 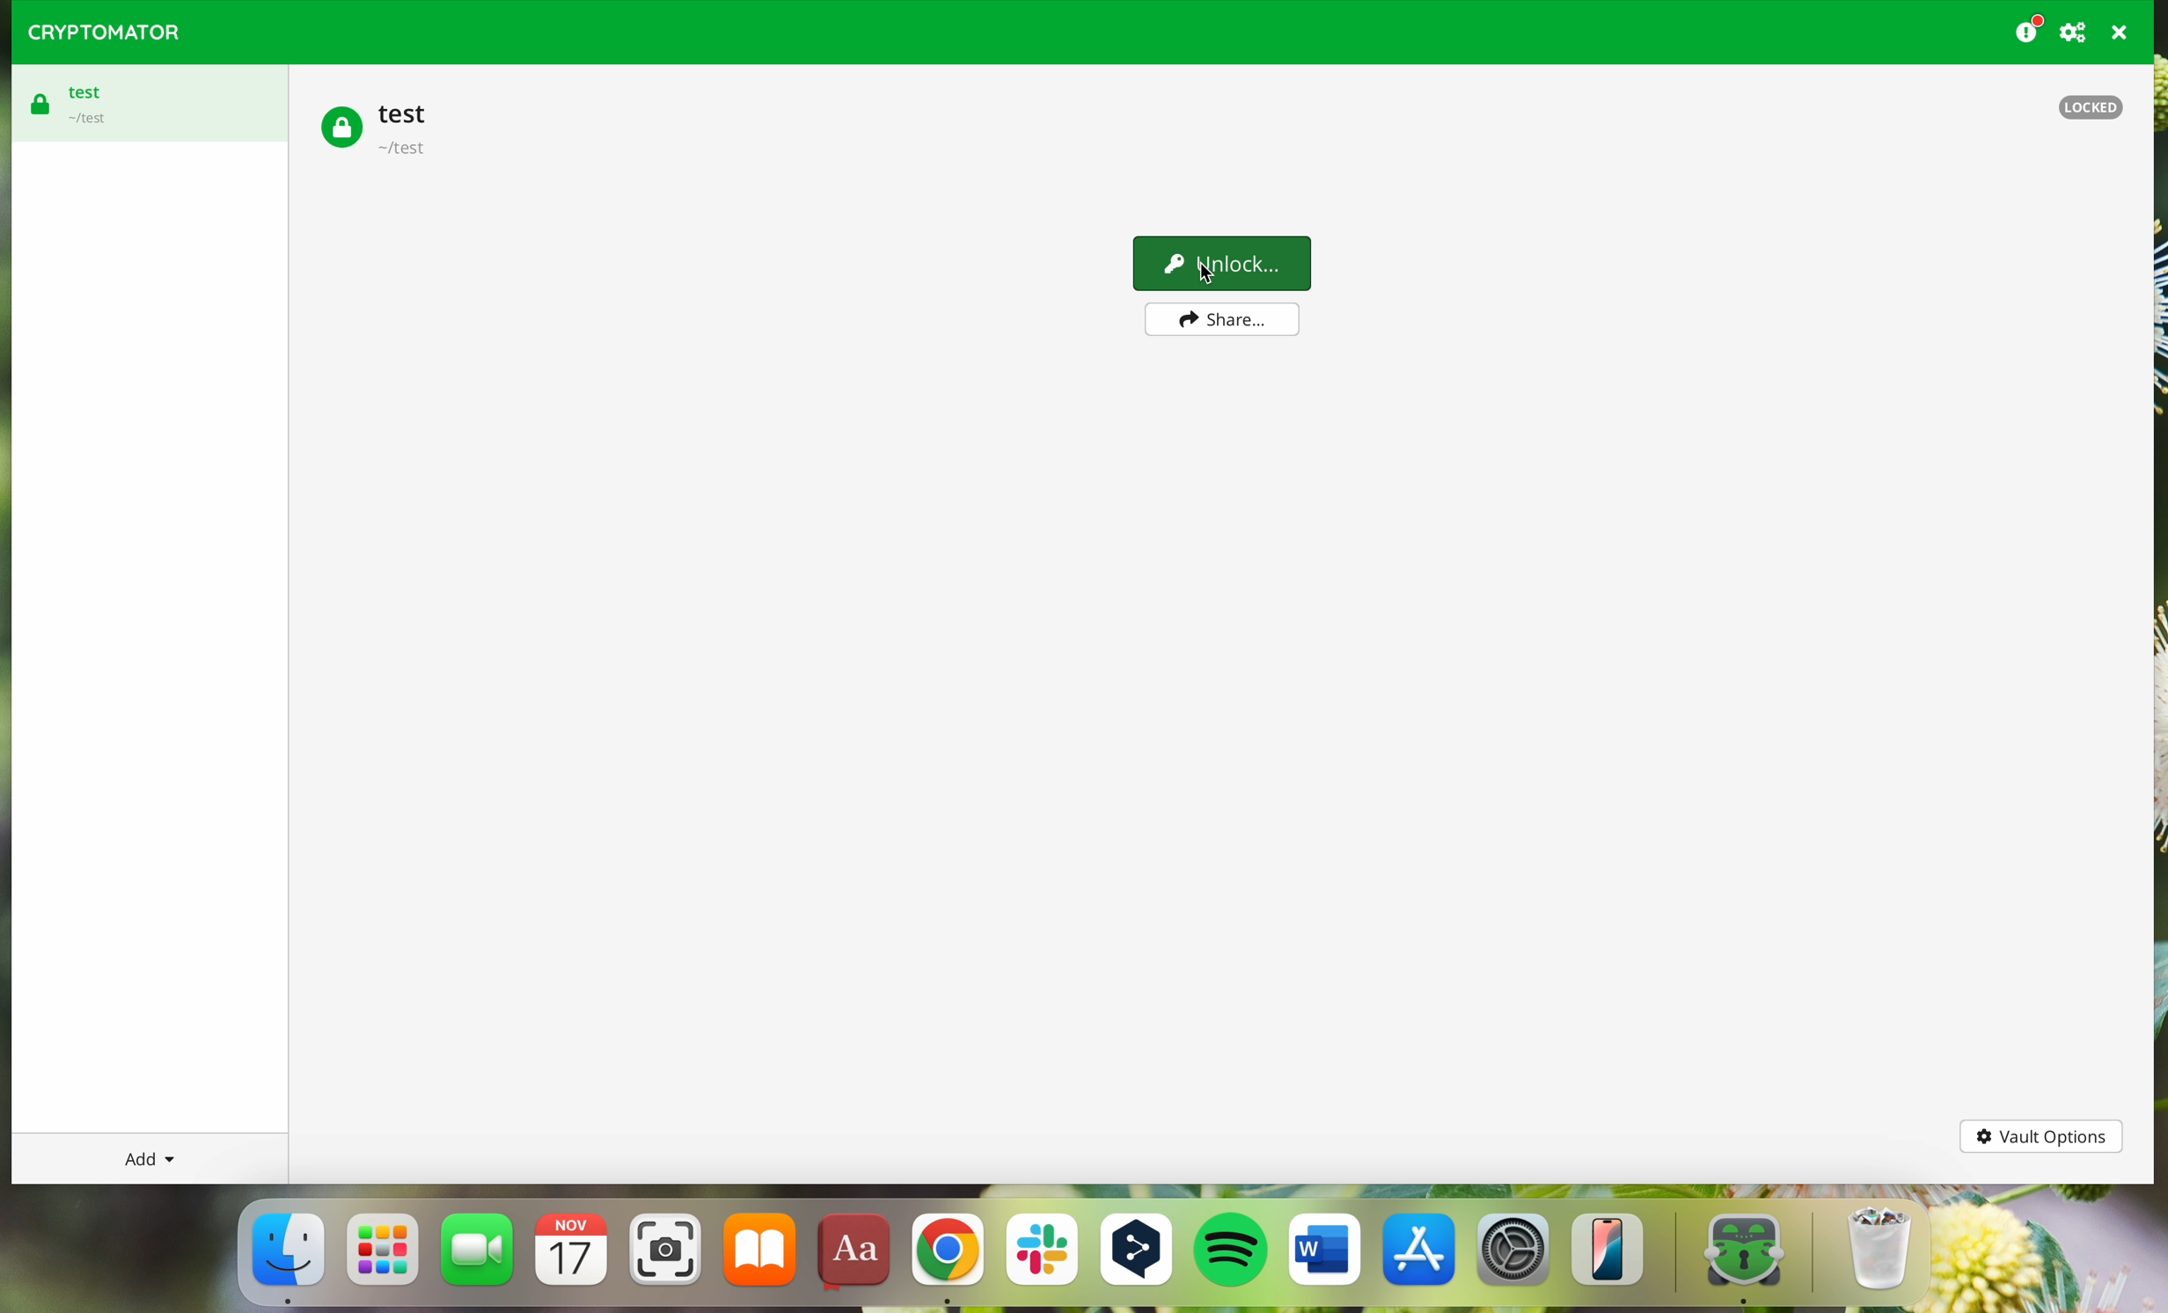 What do you see at coordinates (1233, 1258) in the screenshot?
I see `Spotify` at bounding box center [1233, 1258].